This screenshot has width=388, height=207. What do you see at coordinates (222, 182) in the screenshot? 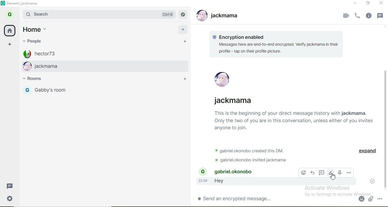
I see `hey` at bounding box center [222, 182].